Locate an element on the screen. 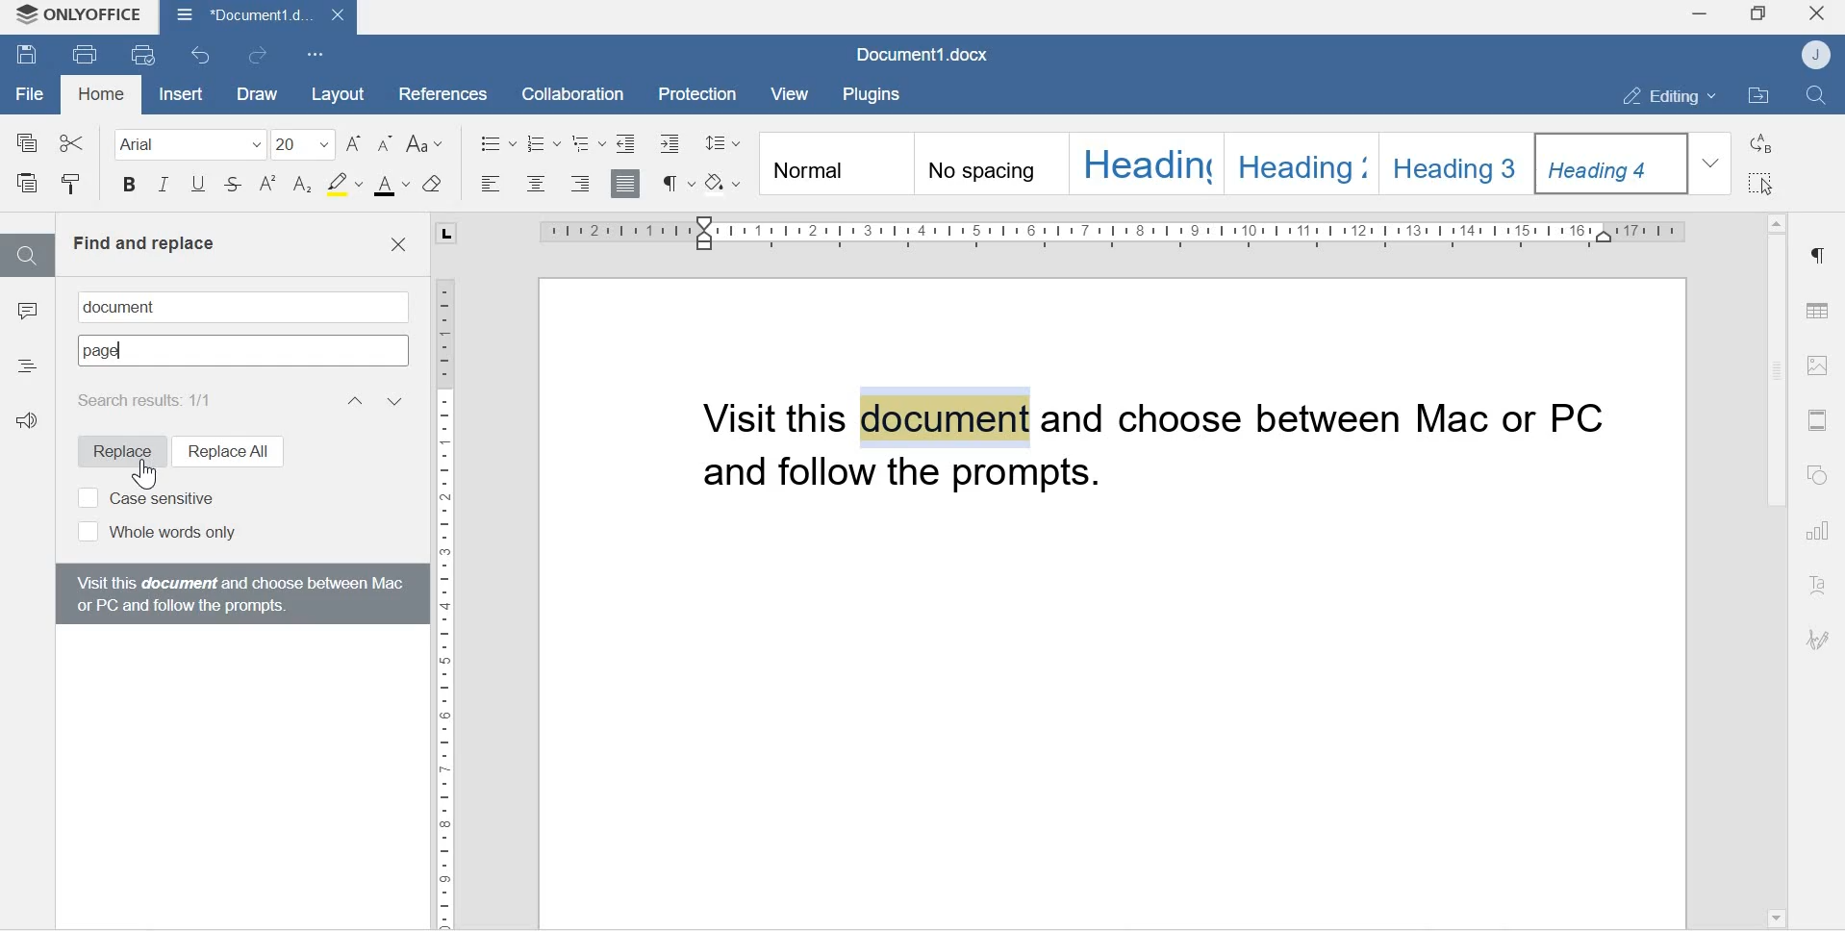  View is located at coordinates (793, 94).